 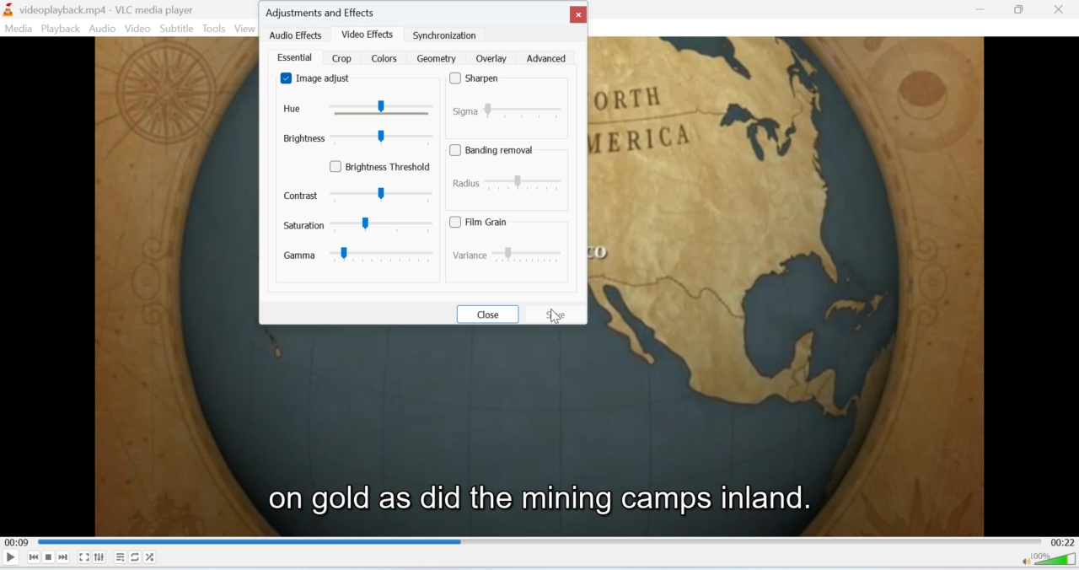 What do you see at coordinates (353, 138) in the screenshot?
I see `brightness` at bounding box center [353, 138].